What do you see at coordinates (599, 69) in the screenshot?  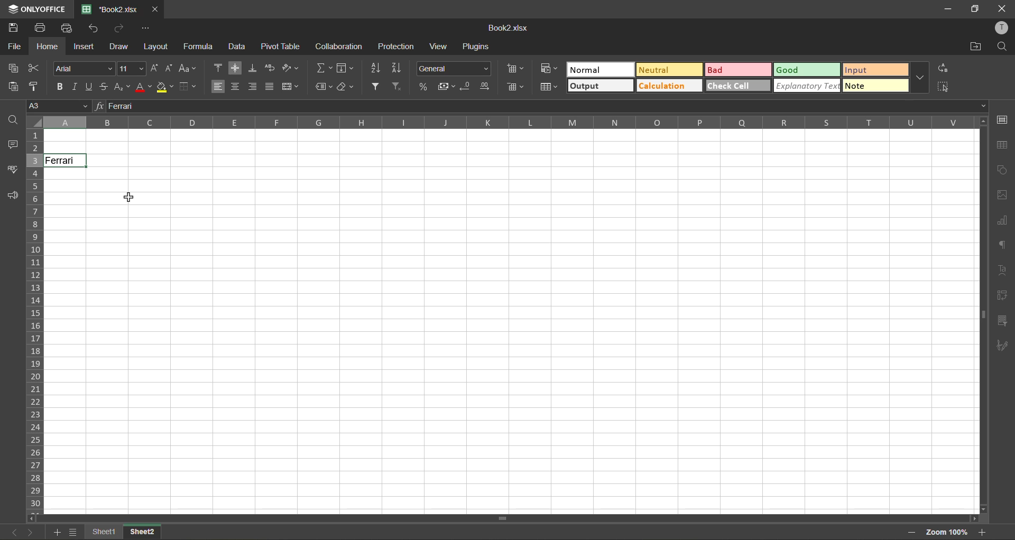 I see `normal` at bounding box center [599, 69].